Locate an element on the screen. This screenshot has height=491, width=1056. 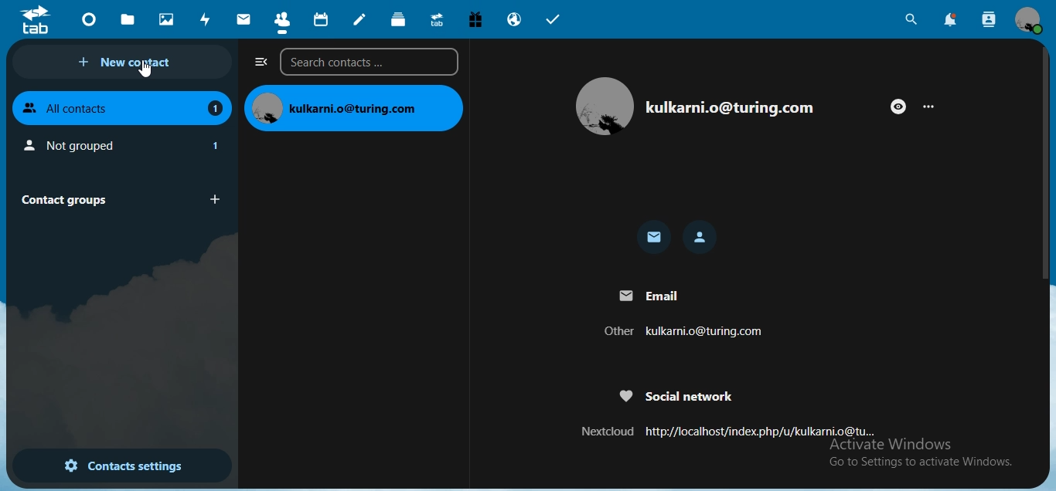
view profile is located at coordinates (1032, 21).